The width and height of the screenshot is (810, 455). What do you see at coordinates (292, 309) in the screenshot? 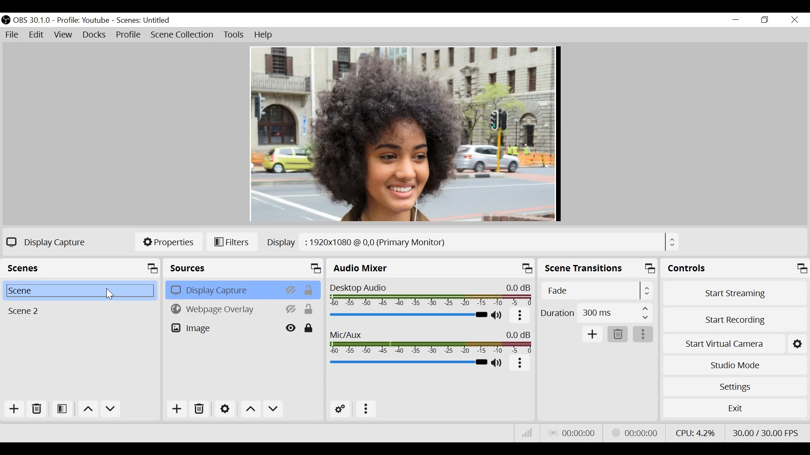
I see `HIde/Display` at bounding box center [292, 309].